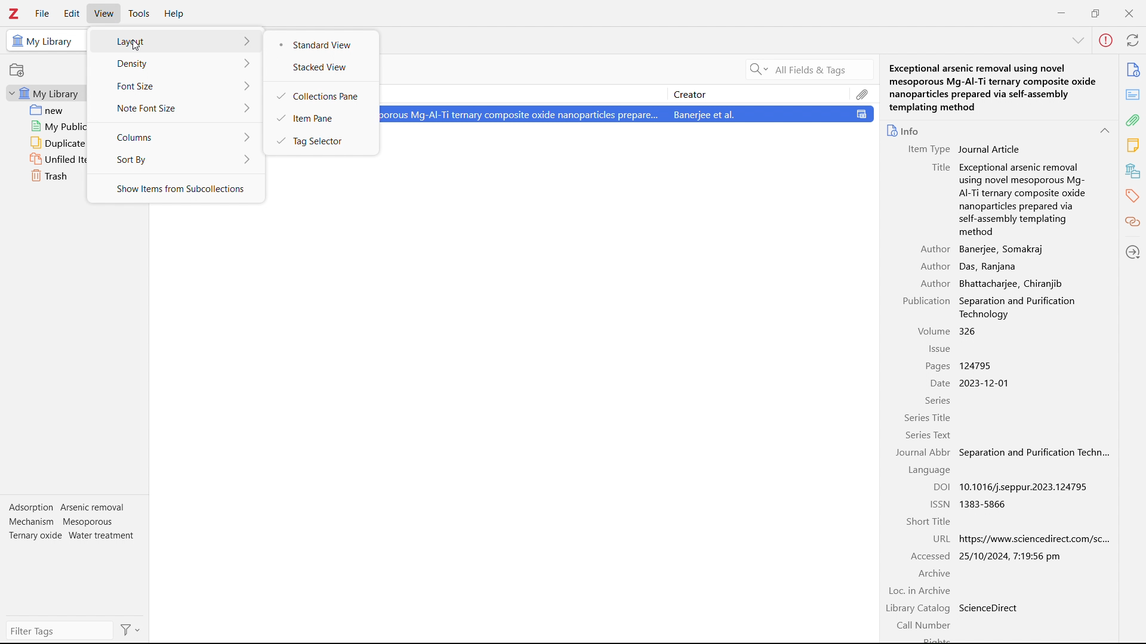  Describe the element at coordinates (904, 130) in the screenshot. I see `info` at that location.